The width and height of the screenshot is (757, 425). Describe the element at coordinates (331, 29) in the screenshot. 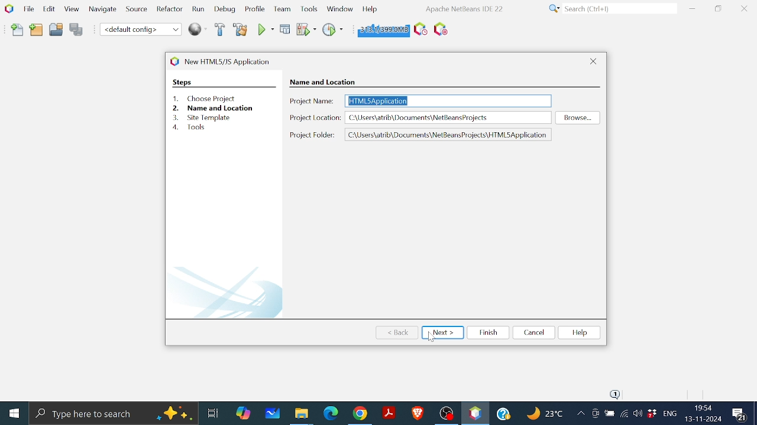

I see `Profile project` at that location.